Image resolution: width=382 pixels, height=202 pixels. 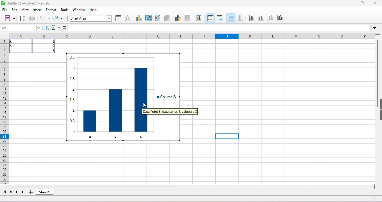 I want to click on character, so click(x=129, y=19).